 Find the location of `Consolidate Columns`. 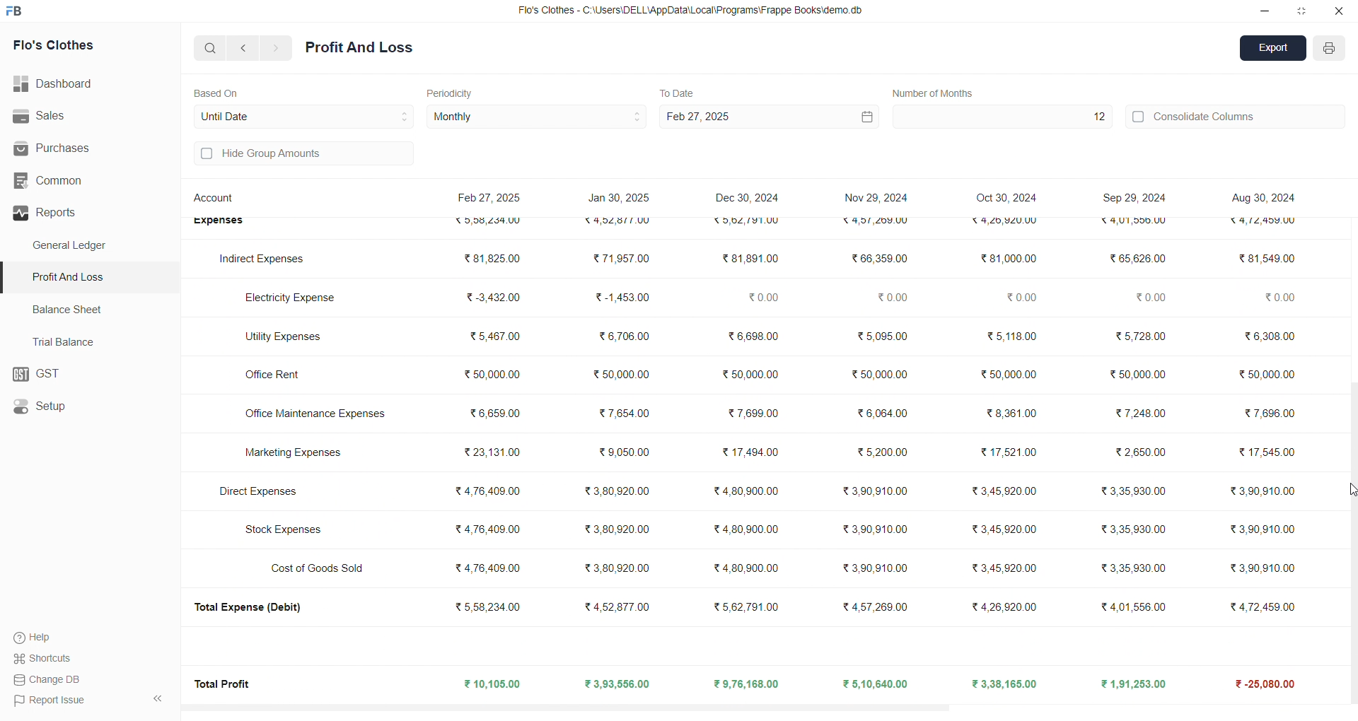

Consolidate Columns is located at coordinates (1236, 115).